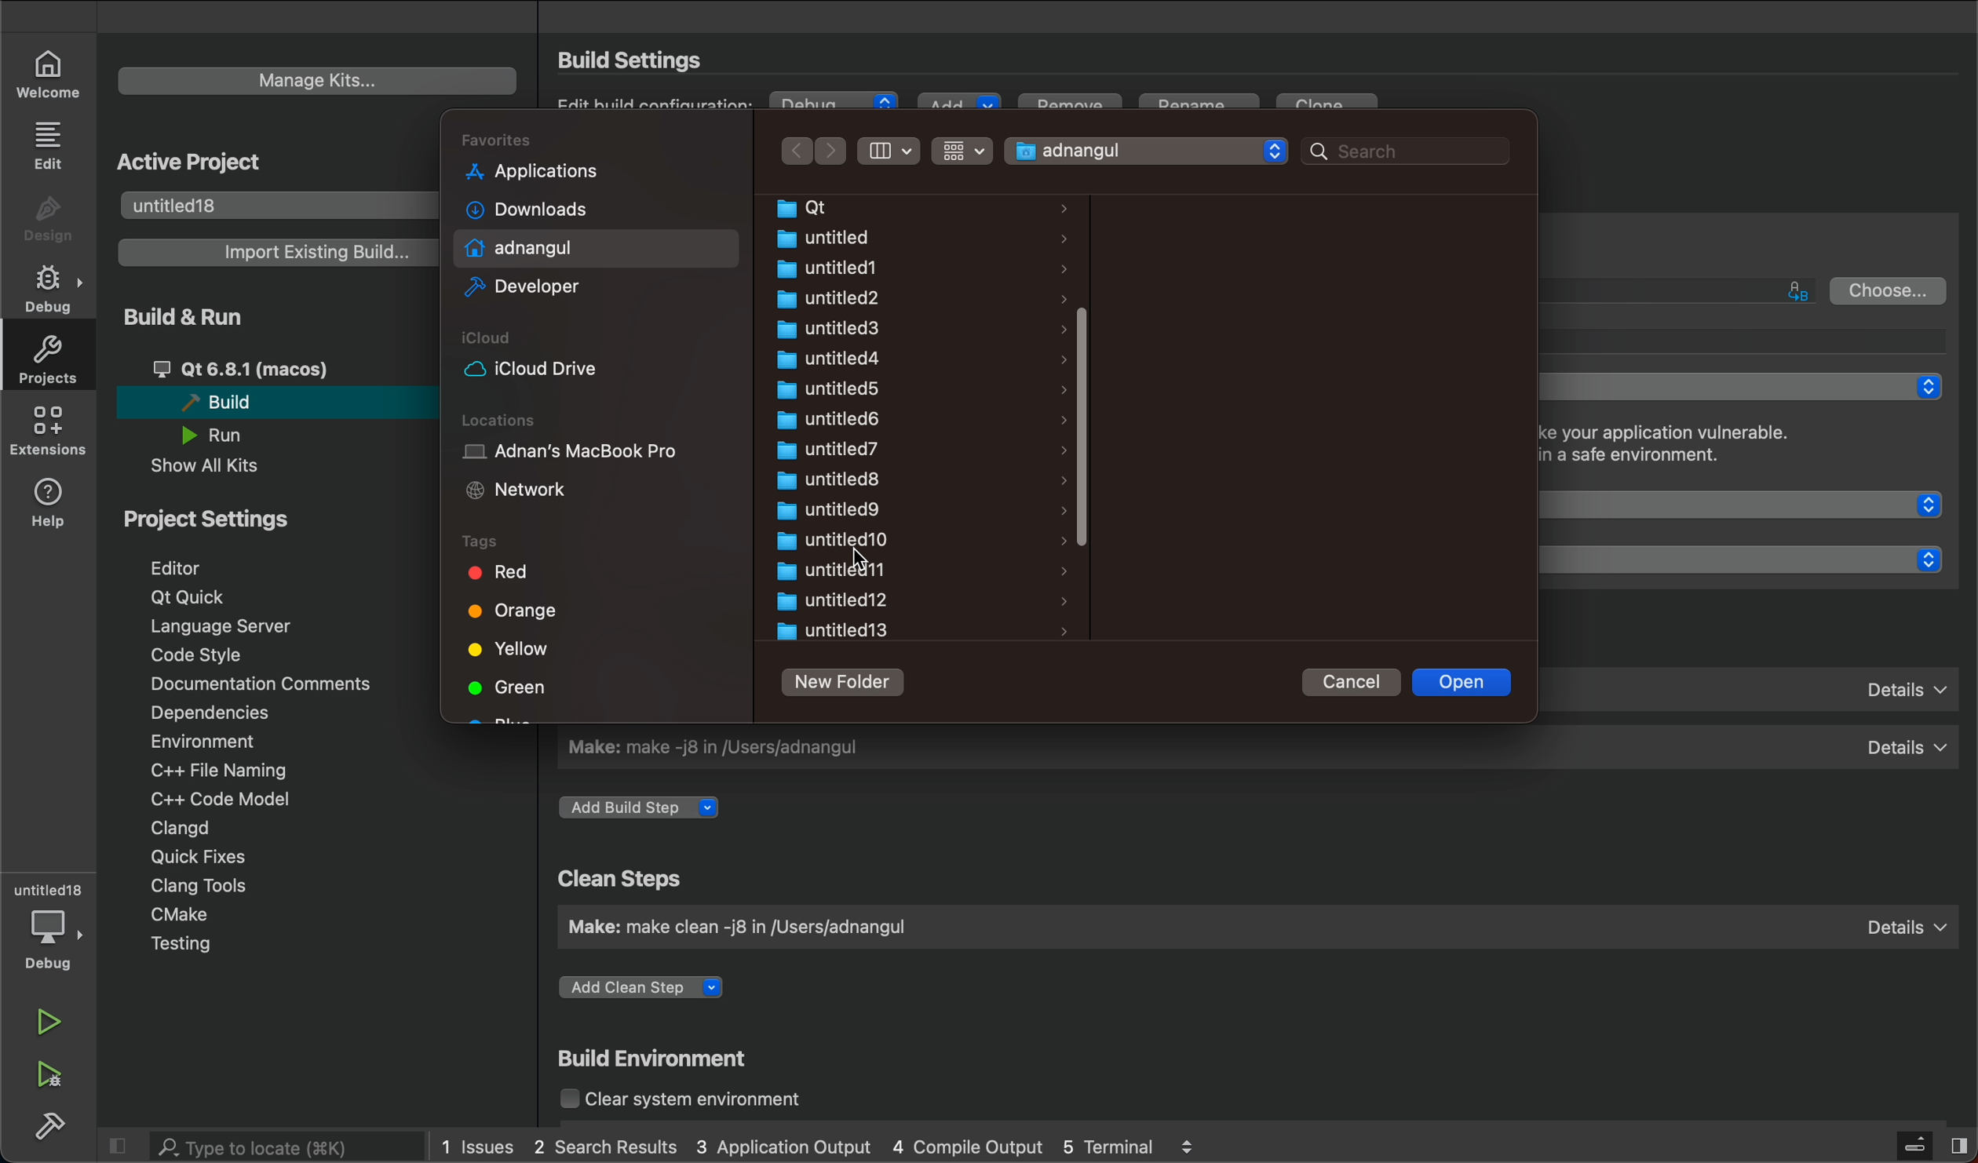 The height and width of the screenshot is (1163, 1978). What do you see at coordinates (289, 367) in the screenshot?
I see `qt 6.8.1 (macos)` at bounding box center [289, 367].